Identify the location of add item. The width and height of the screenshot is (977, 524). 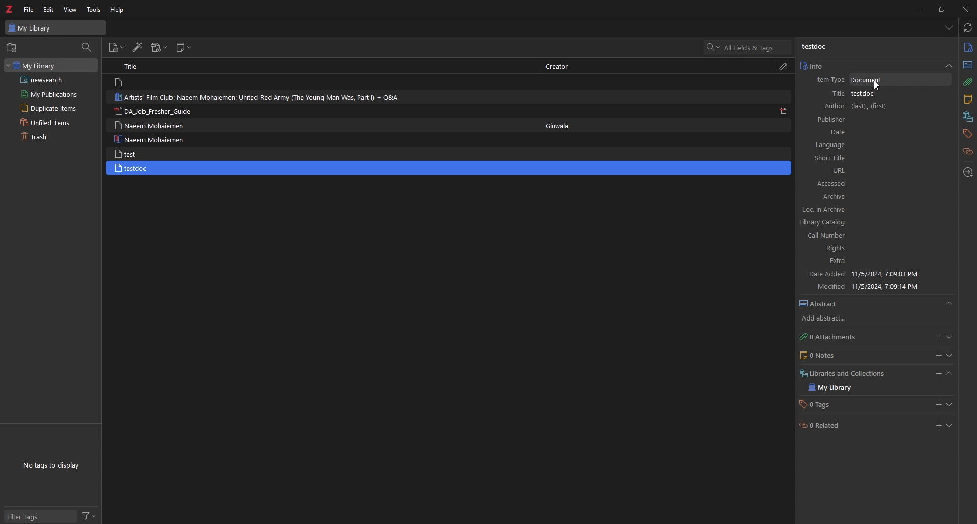
(117, 48).